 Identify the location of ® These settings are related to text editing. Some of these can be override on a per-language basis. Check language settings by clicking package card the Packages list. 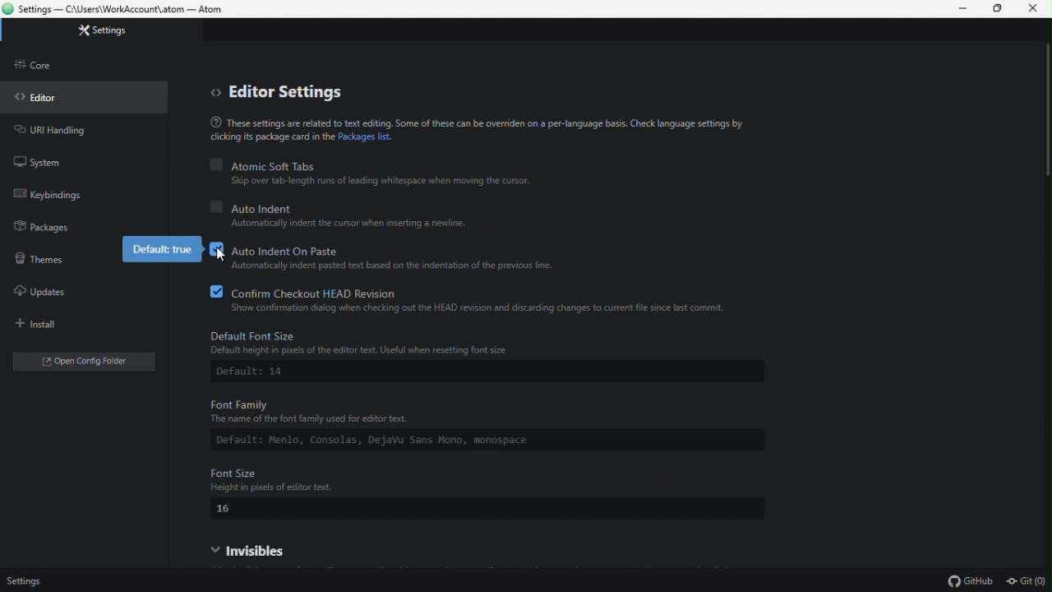
(483, 128).